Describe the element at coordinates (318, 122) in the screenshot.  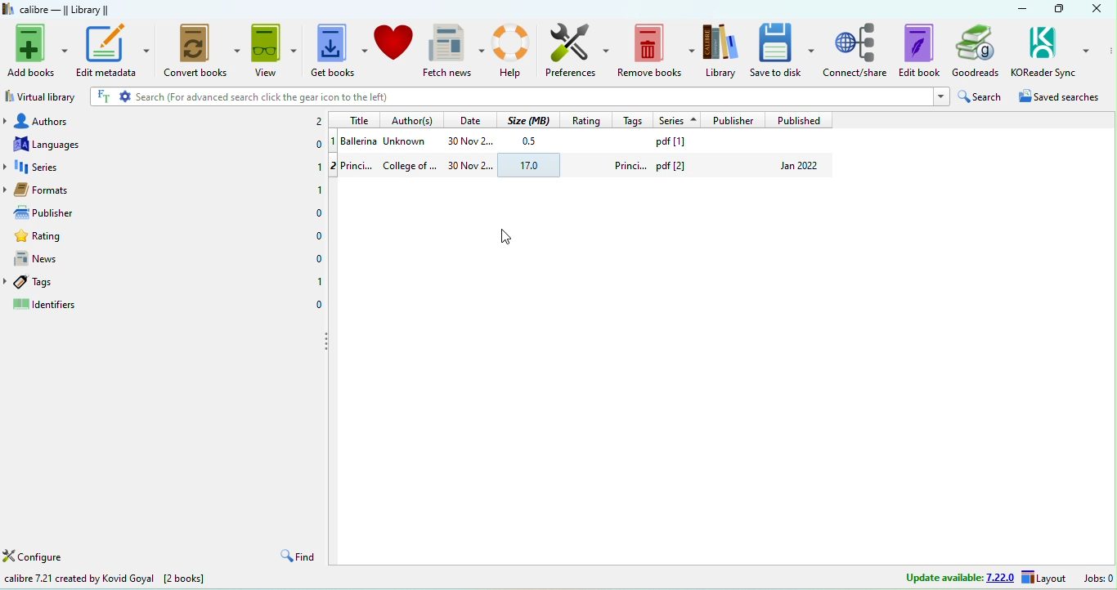
I see `2` at that location.